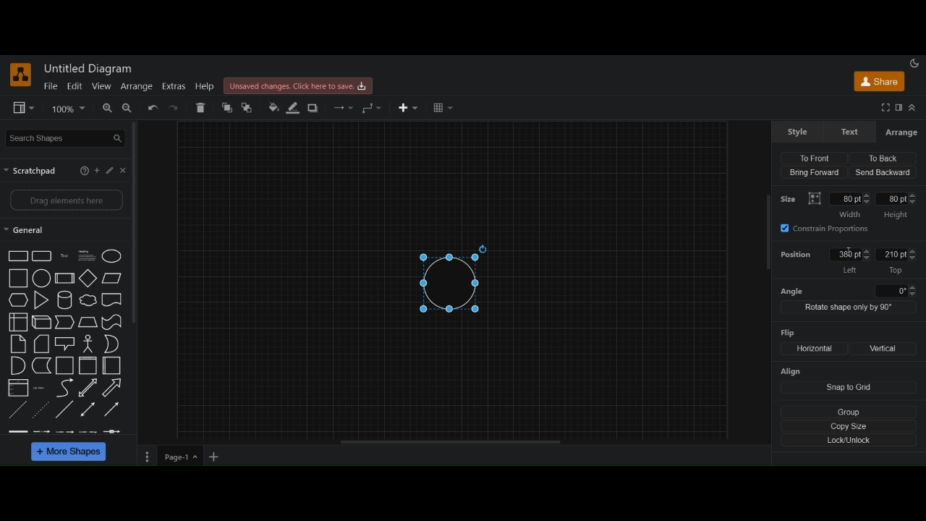  What do you see at coordinates (25, 232) in the screenshot?
I see `general` at bounding box center [25, 232].